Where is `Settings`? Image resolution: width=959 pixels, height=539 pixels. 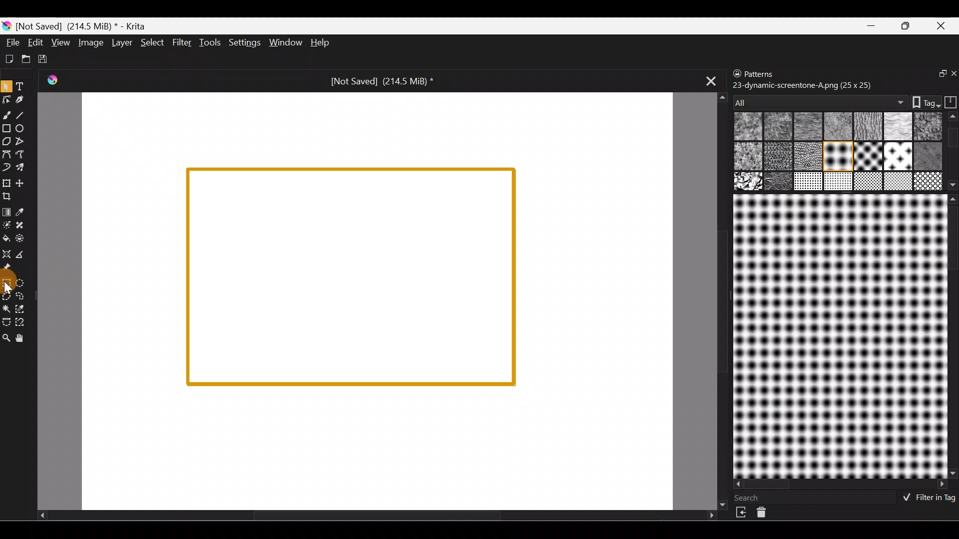 Settings is located at coordinates (243, 43).